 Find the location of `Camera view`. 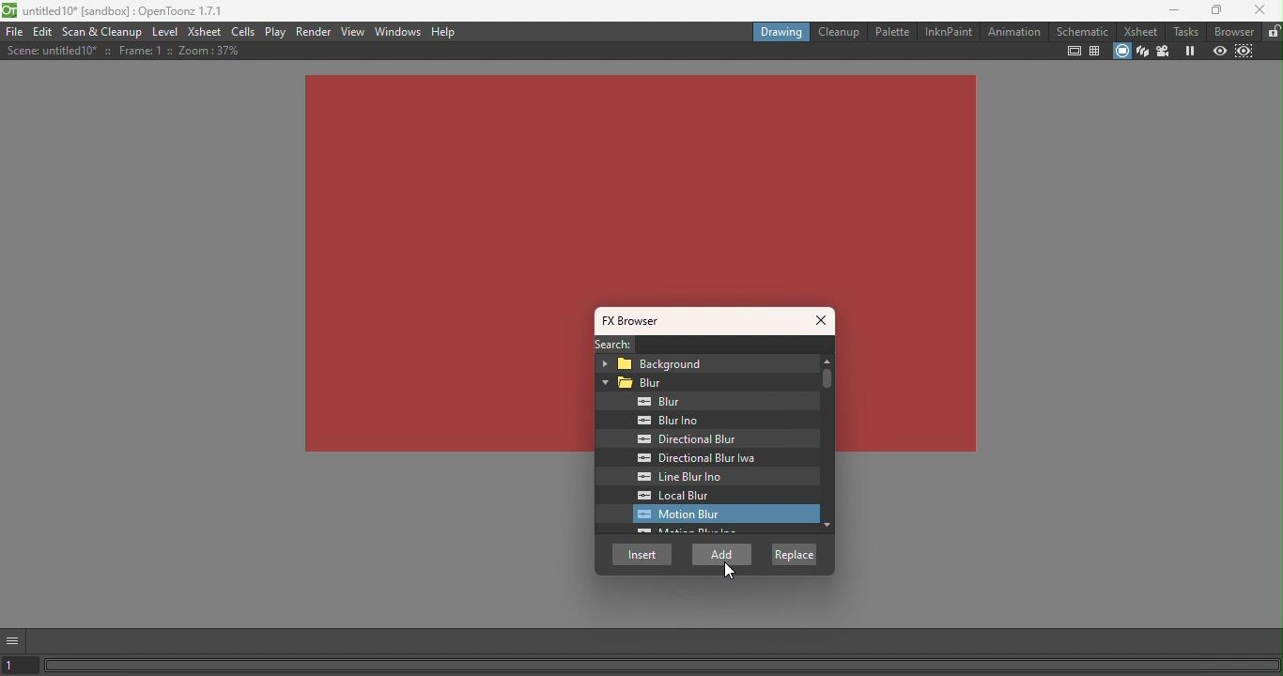

Camera view is located at coordinates (1165, 50).